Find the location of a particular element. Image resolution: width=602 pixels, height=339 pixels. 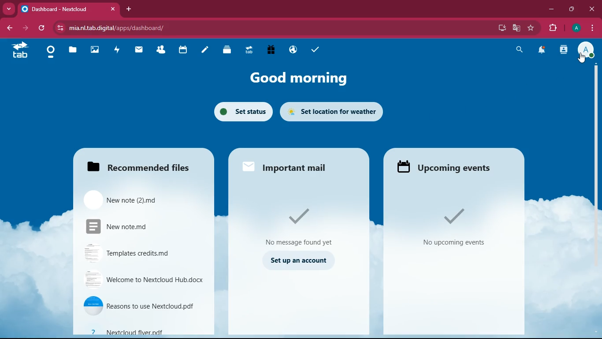

no upcoming events is located at coordinates (460, 229).